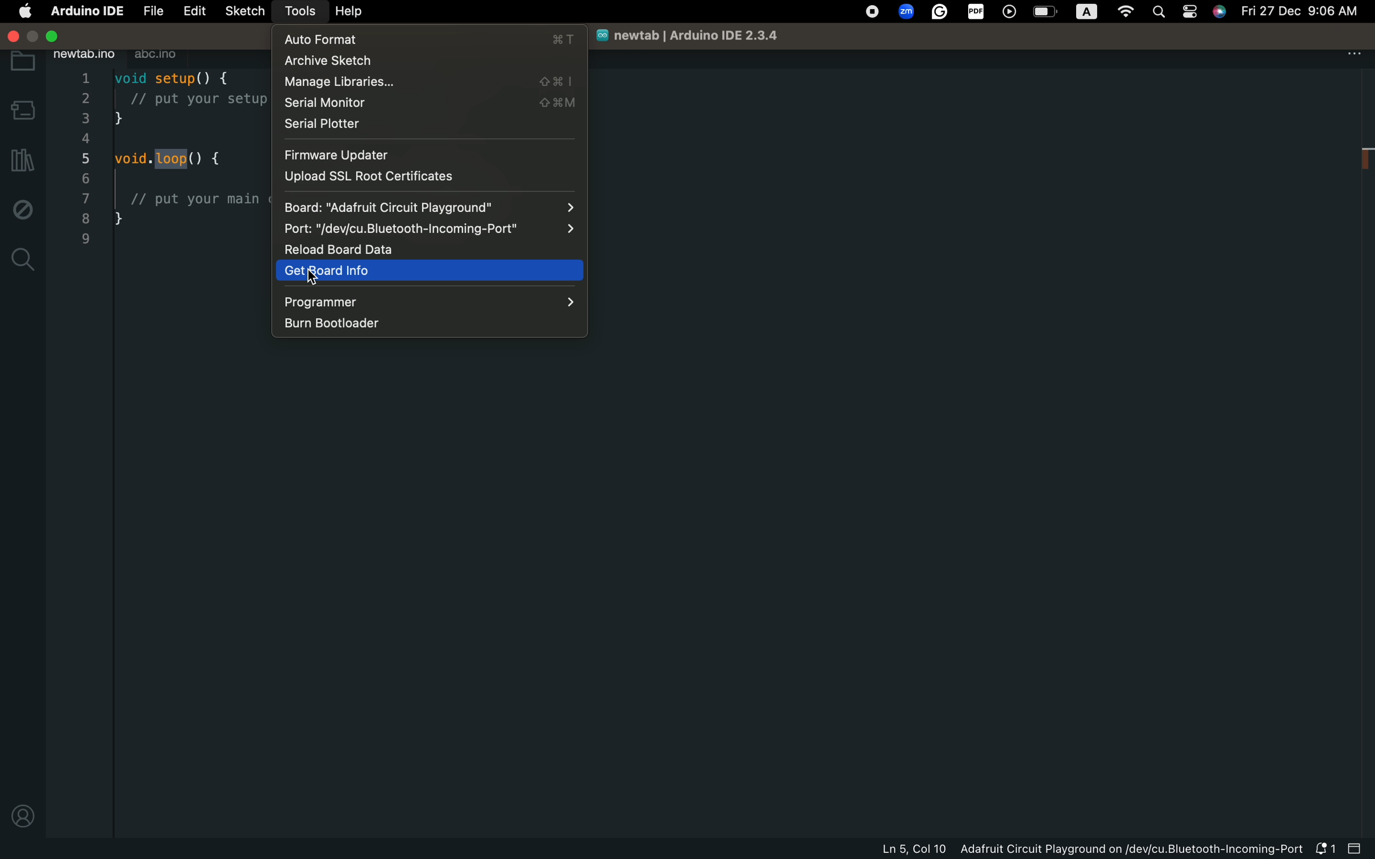  What do you see at coordinates (298, 12) in the screenshot?
I see `tools` at bounding box center [298, 12].